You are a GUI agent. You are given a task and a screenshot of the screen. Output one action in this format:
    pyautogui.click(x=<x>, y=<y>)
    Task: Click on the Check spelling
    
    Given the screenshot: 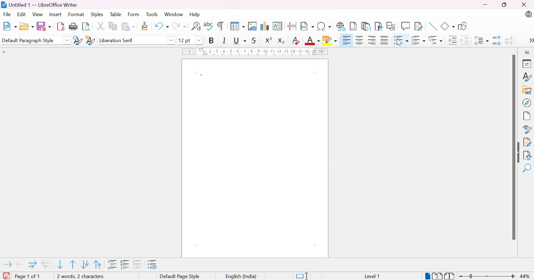 What is the action you would take?
    pyautogui.click(x=209, y=26)
    